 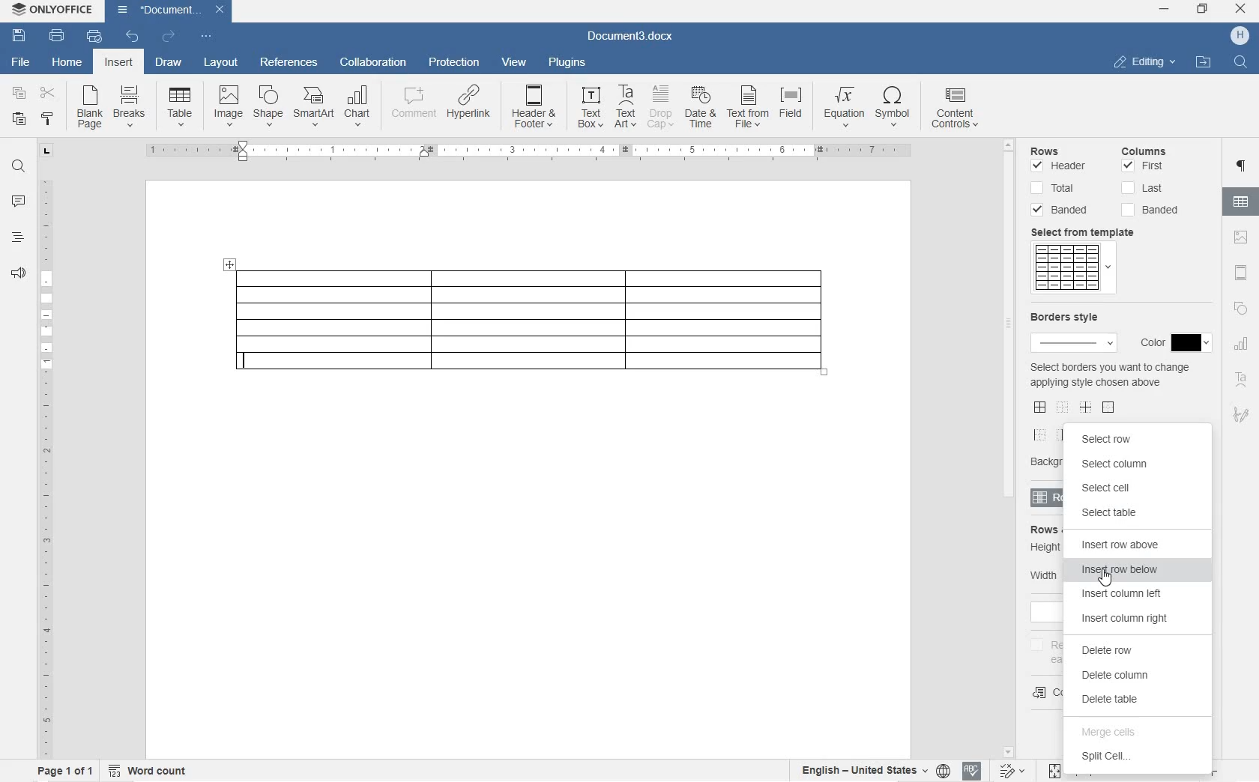 What do you see at coordinates (415, 104) in the screenshot?
I see `COMMENT` at bounding box center [415, 104].